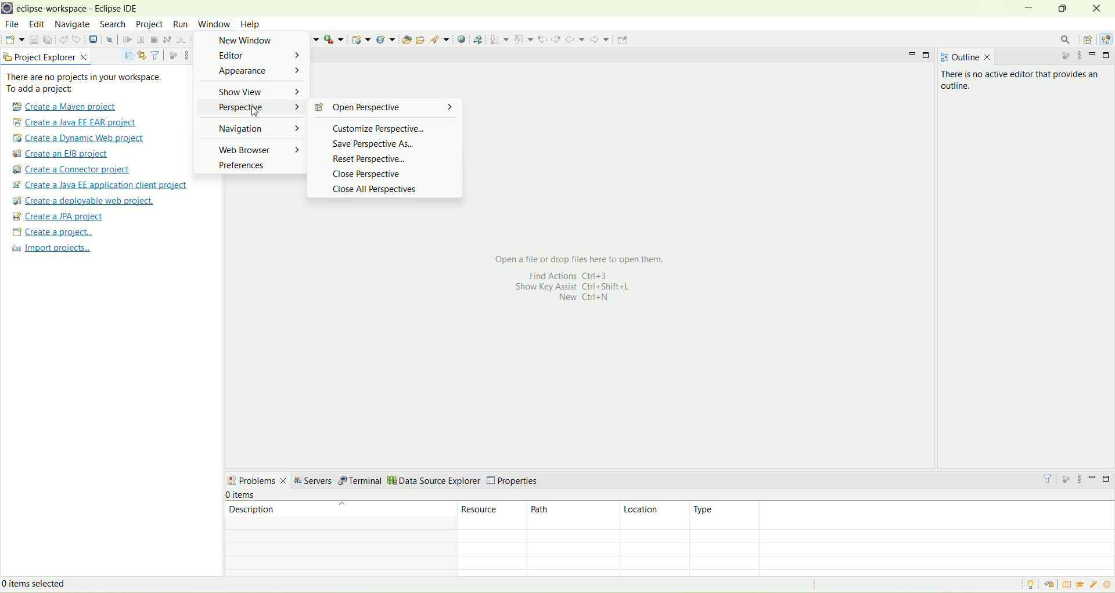  I want to click on Java EE, so click(1106, 39).